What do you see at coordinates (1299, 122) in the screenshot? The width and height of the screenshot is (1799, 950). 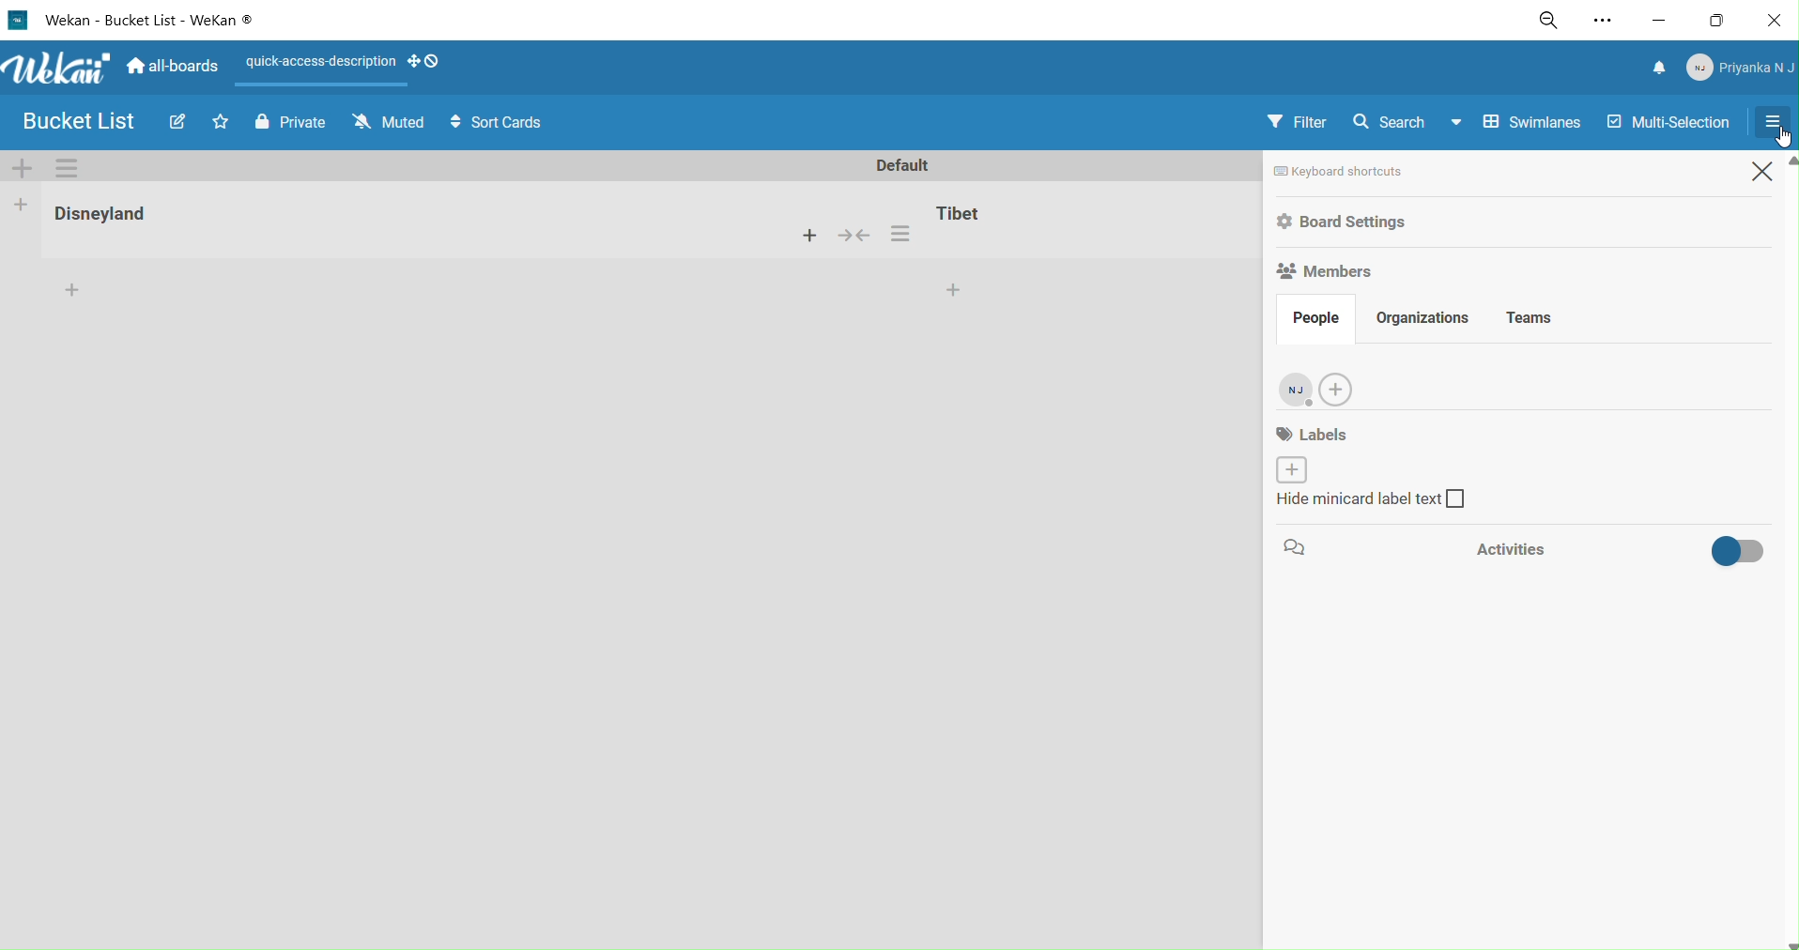 I see `filter` at bounding box center [1299, 122].